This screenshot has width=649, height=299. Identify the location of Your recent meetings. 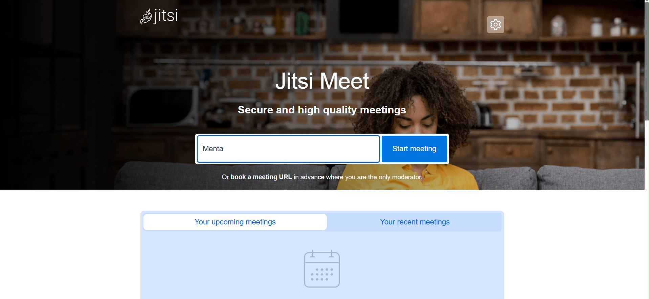
(416, 223).